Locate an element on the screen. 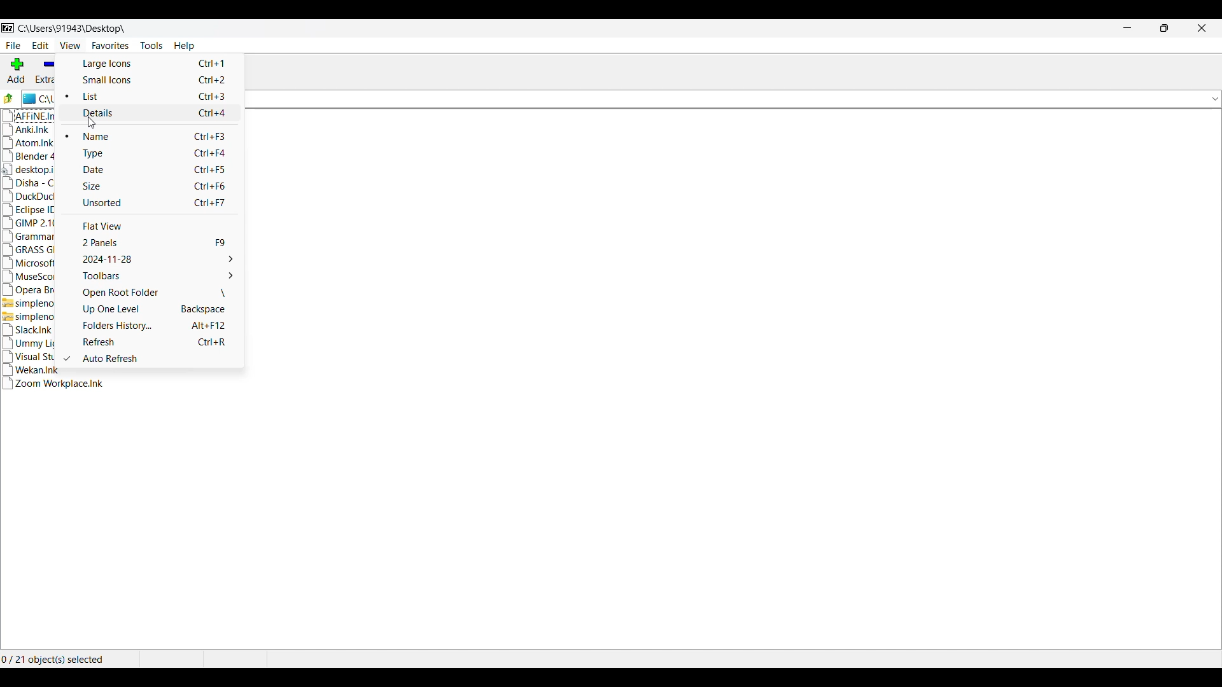 This screenshot has width=1222, height=687. 2024-11-28 options is located at coordinates (158, 259).